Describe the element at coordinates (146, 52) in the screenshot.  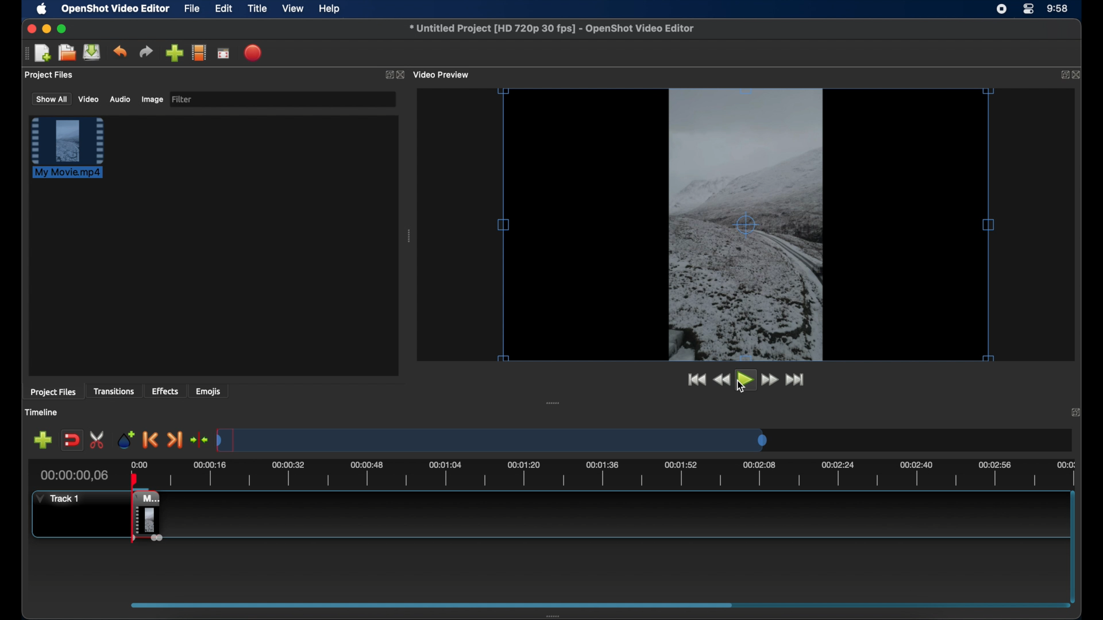
I see `redo` at that location.